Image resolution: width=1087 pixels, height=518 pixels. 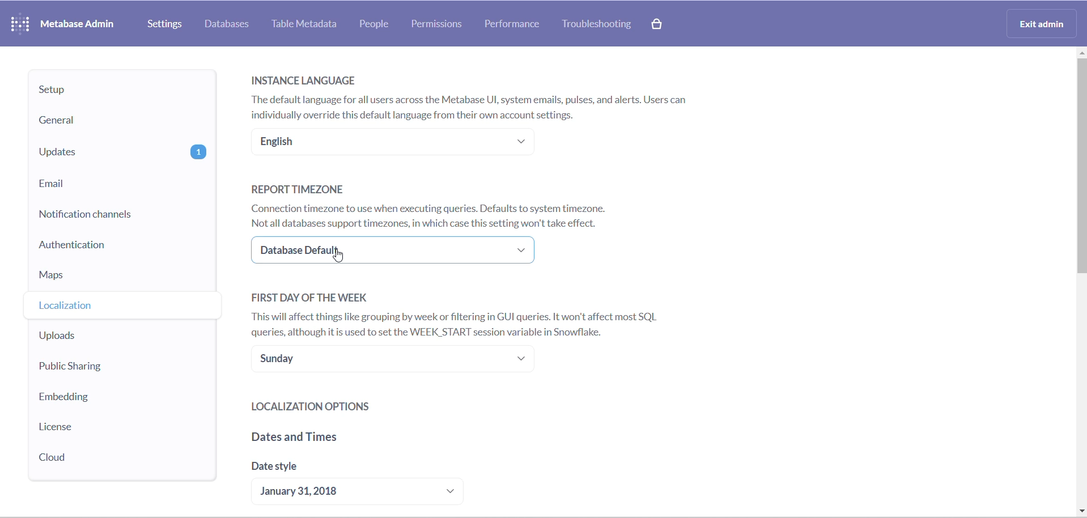 What do you see at coordinates (436, 205) in the screenshot?
I see `REPORT TIMEZONE
Connection timezone to use when executing queries. Defaults to system timezone.
Not all databases support timezones, in which case this setting won't take effect.` at bounding box center [436, 205].